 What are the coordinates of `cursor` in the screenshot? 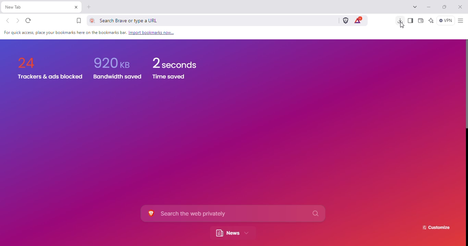 It's located at (402, 26).